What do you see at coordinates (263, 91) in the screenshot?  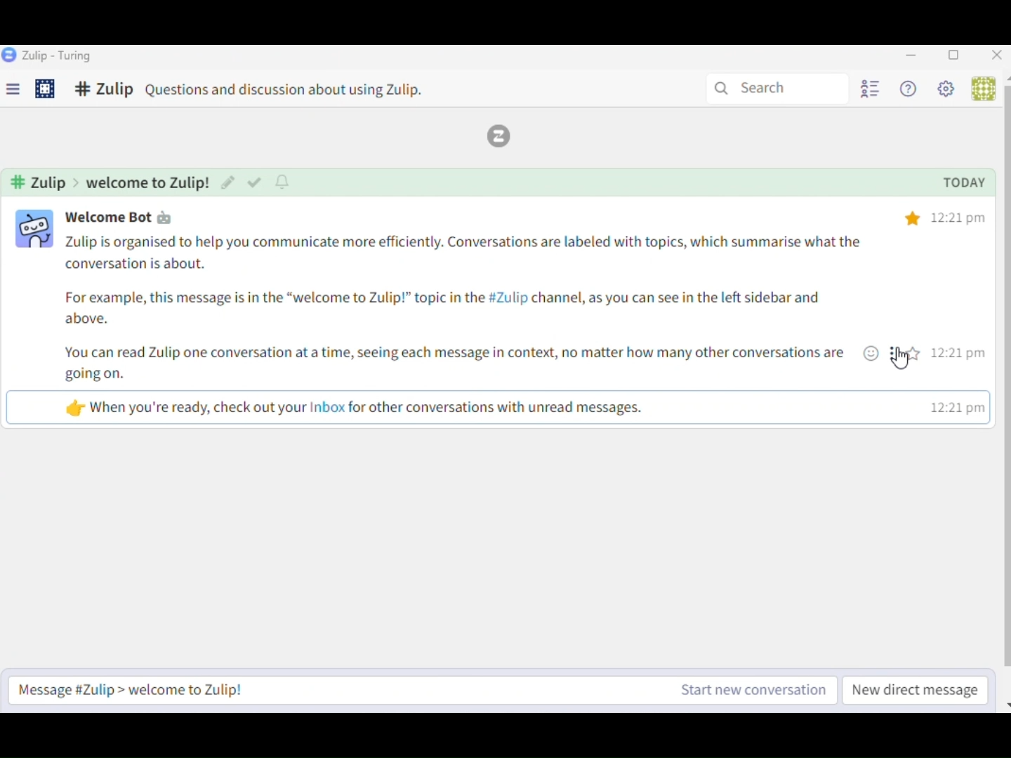 I see `Comment` at bounding box center [263, 91].